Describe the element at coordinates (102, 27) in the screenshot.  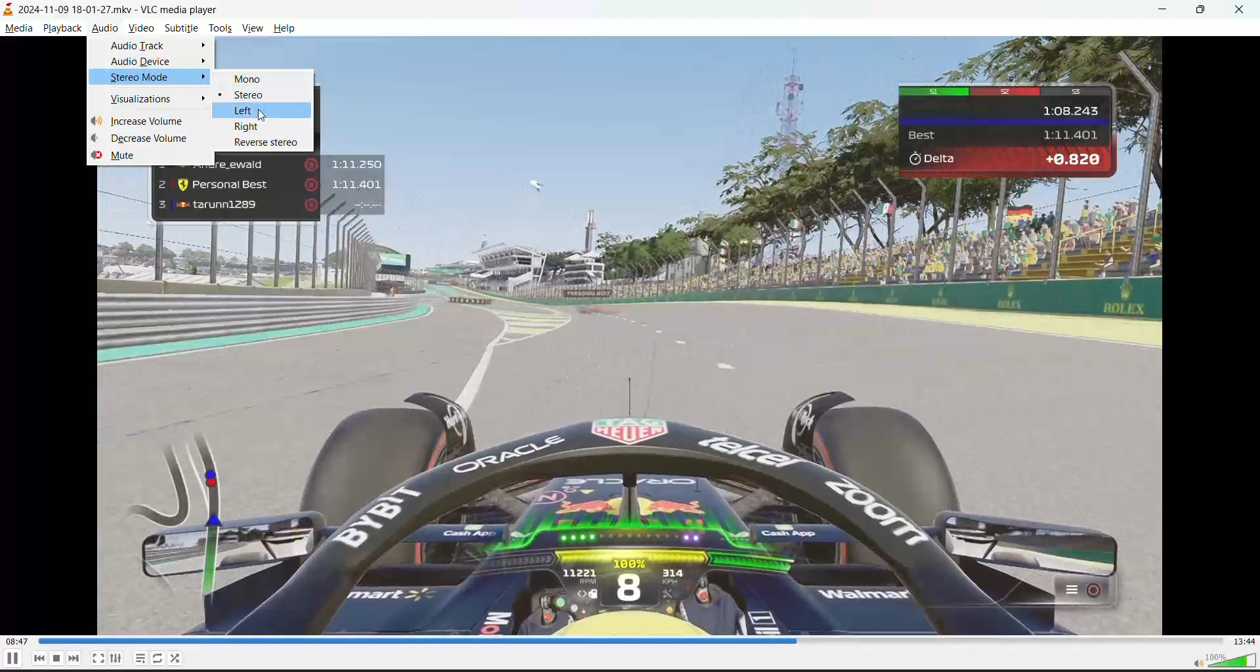
I see `audio` at that location.